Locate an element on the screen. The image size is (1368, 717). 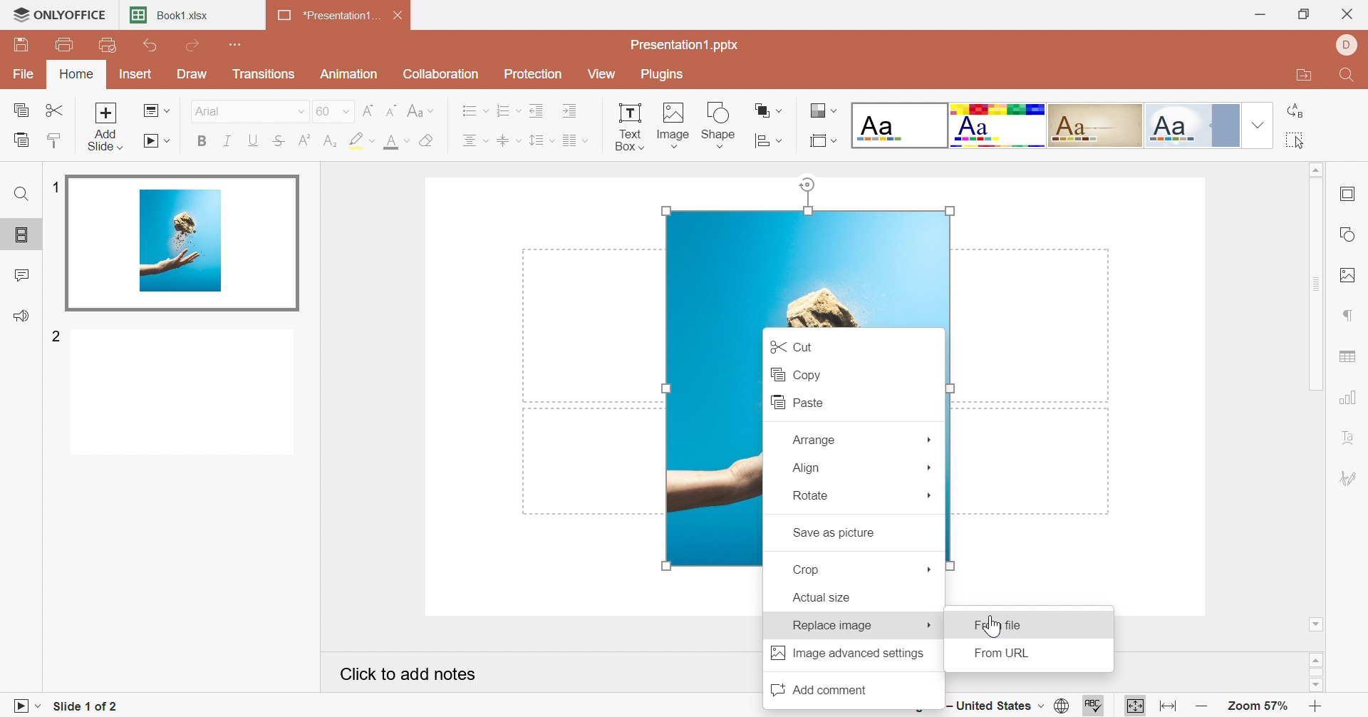
Strikethrough is located at coordinates (279, 141).